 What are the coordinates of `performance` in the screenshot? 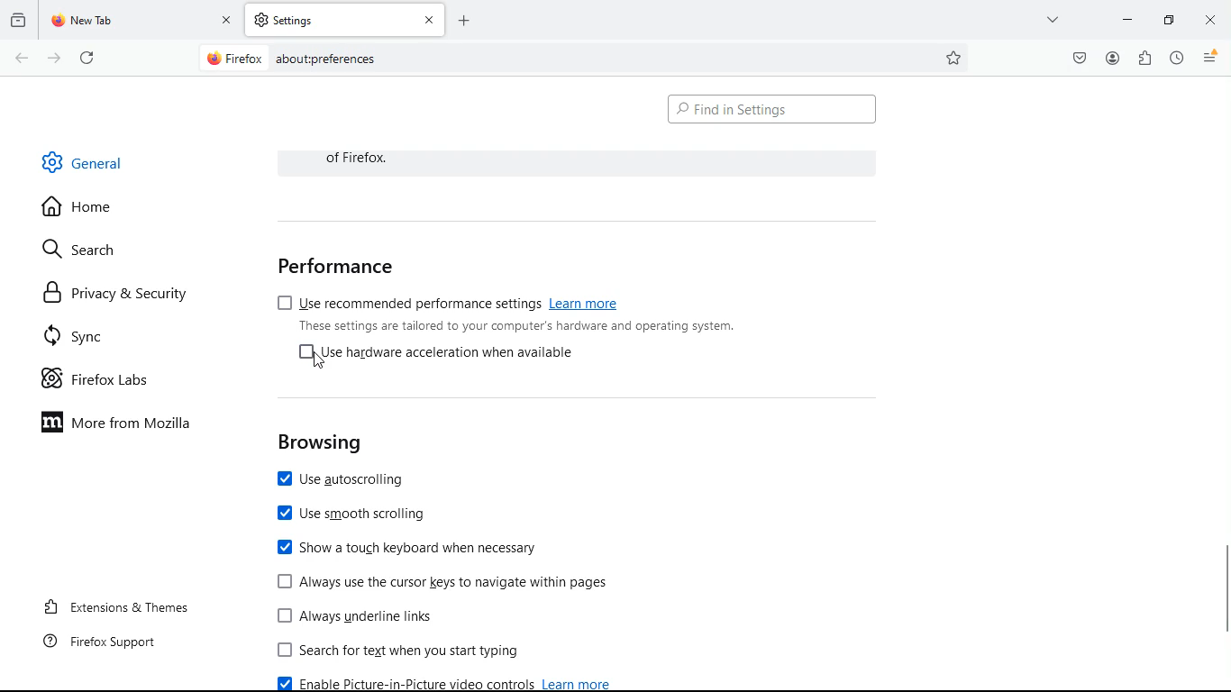 It's located at (337, 266).